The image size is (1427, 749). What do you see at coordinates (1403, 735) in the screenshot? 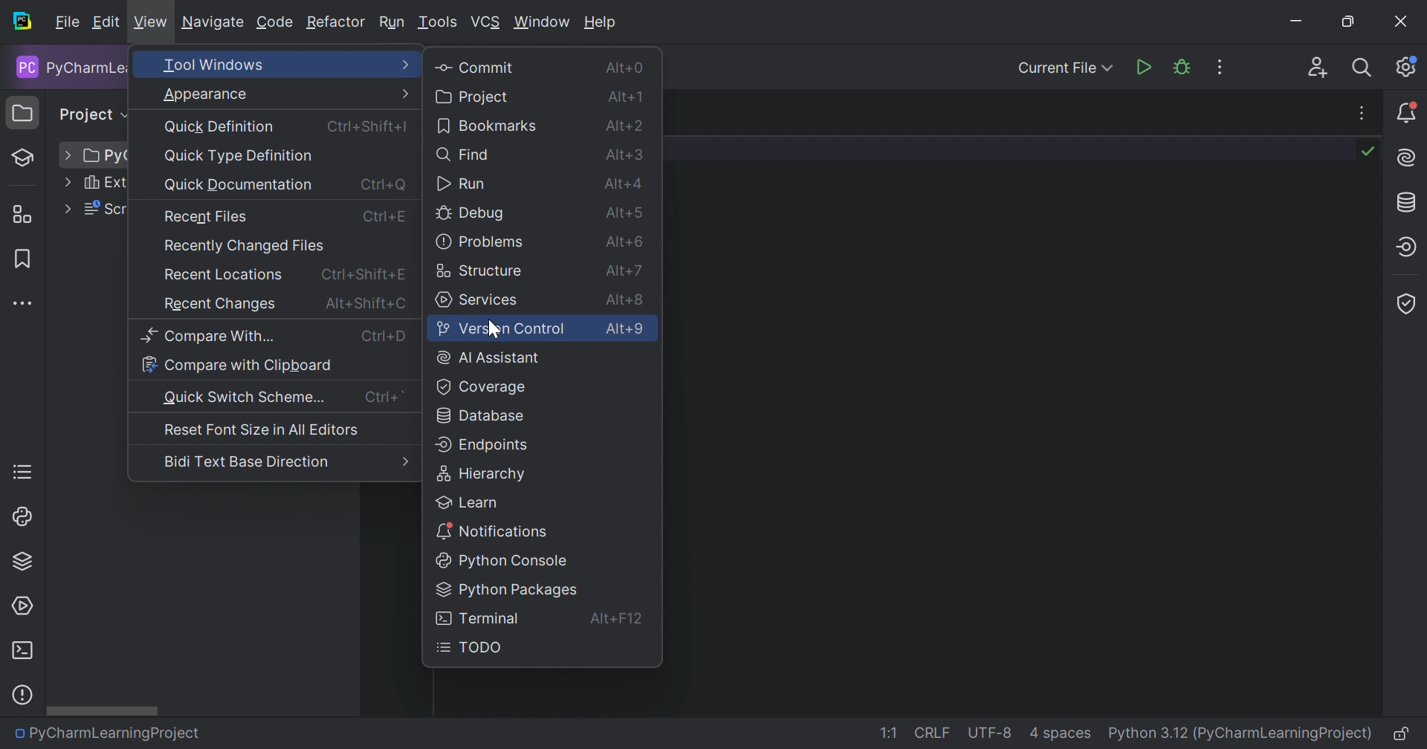
I see `Make file read-only` at bounding box center [1403, 735].